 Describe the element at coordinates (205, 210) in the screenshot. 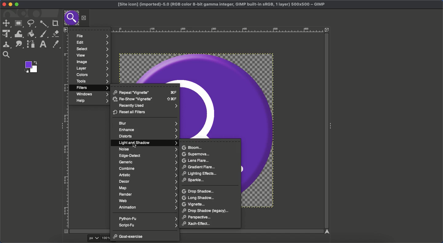

I see `Drop shadow` at that location.